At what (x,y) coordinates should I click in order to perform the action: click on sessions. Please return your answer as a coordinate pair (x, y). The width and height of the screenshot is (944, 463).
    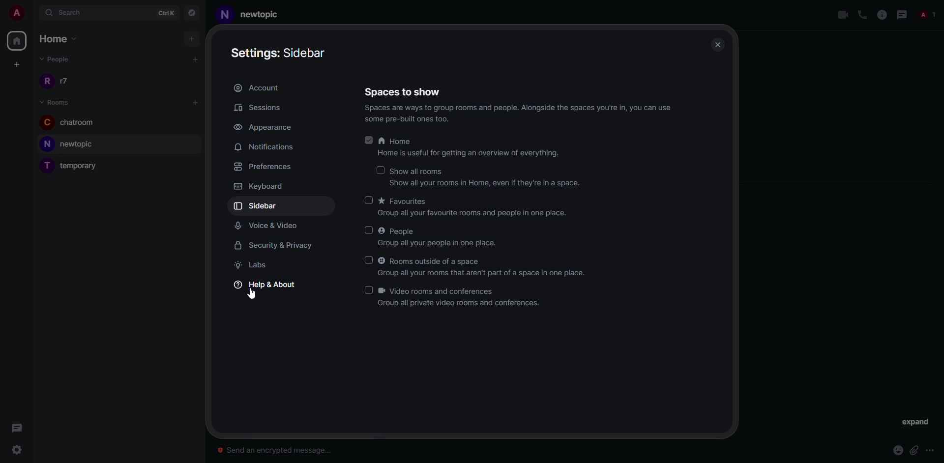
    Looking at the image, I should click on (266, 108).